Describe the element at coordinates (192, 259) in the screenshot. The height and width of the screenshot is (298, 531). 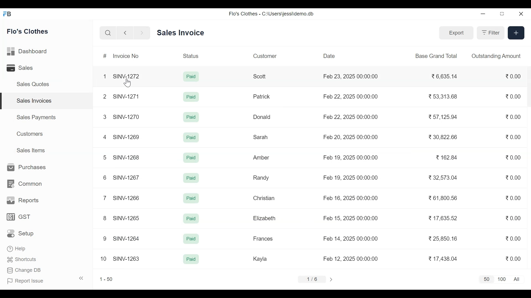
I see `Paid` at that location.